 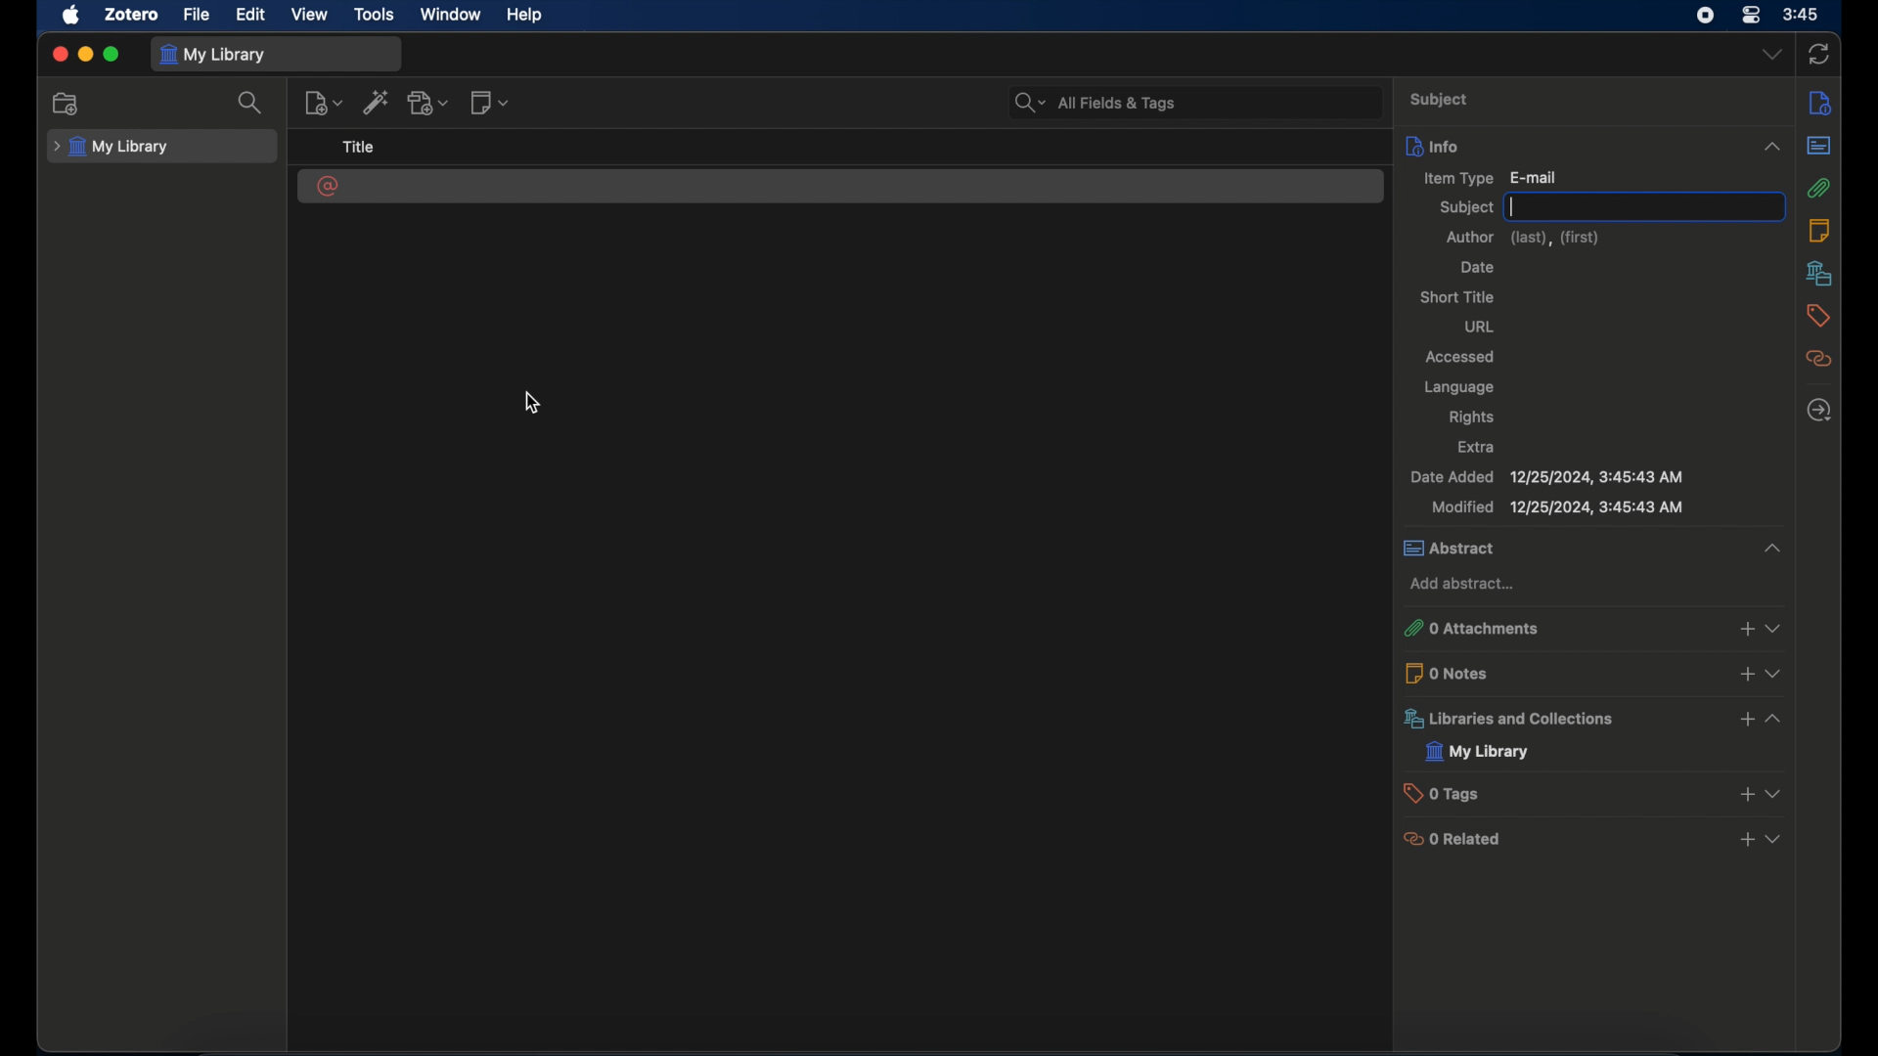 I want to click on email, so click(x=329, y=187).